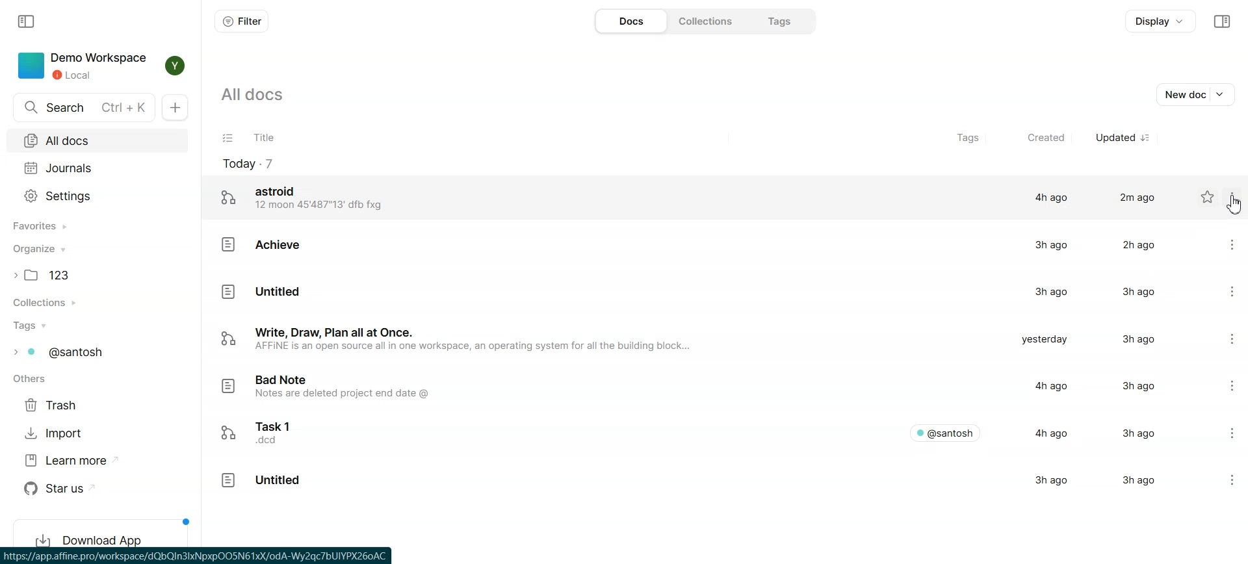 This screenshot has width=1248, height=564. What do you see at coordinates (29, 380) in the screenshot?
I see `others` at bounding box center [29, 380].